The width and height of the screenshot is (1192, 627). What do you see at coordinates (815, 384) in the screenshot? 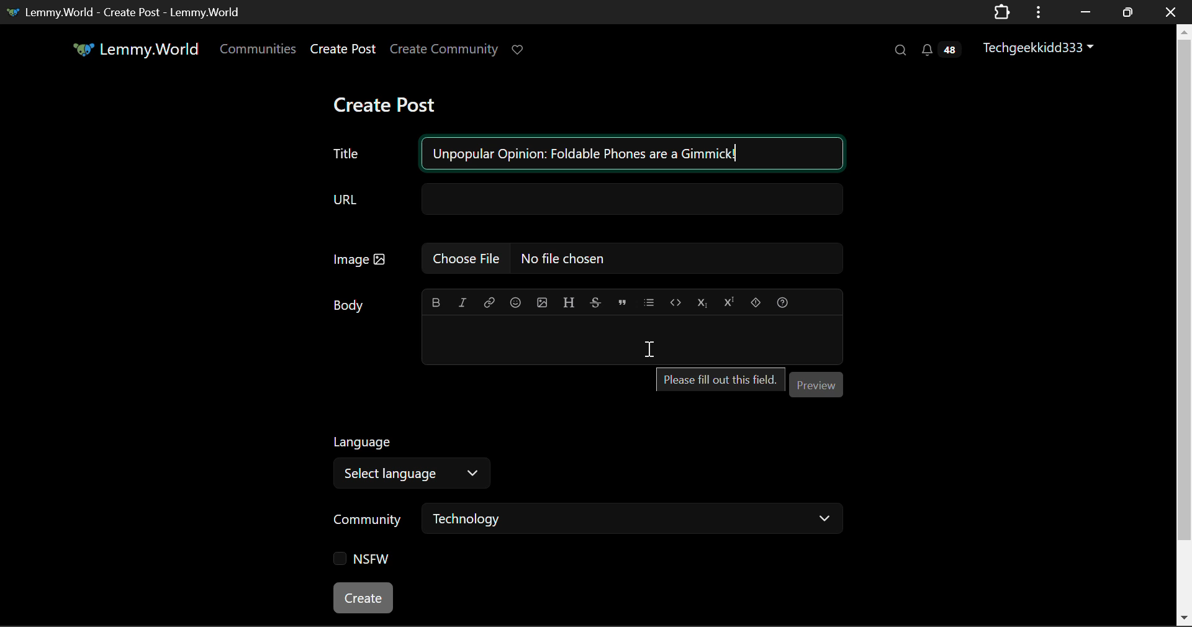
I see `Post Preview Button` at bounding box center [815, 384].